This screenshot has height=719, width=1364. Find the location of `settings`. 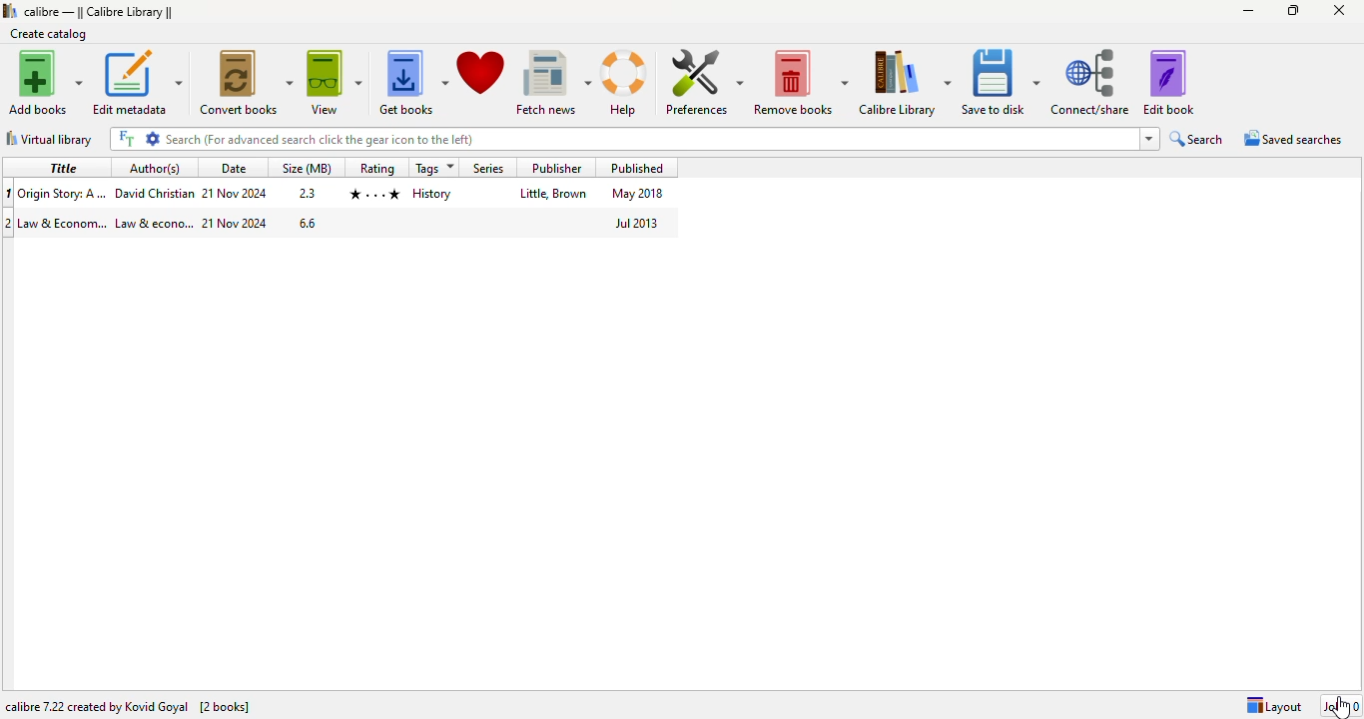

settings is located at coordinates (151, 138).